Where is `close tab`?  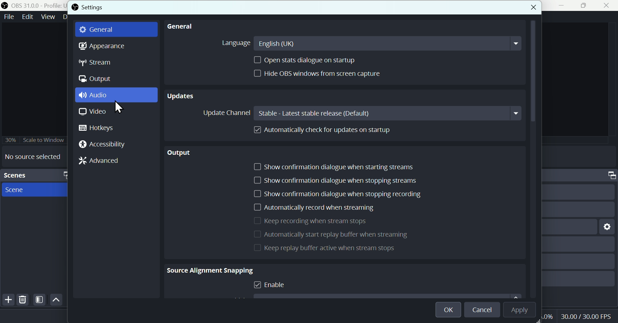
close tab is located at coordinates (532, 8).